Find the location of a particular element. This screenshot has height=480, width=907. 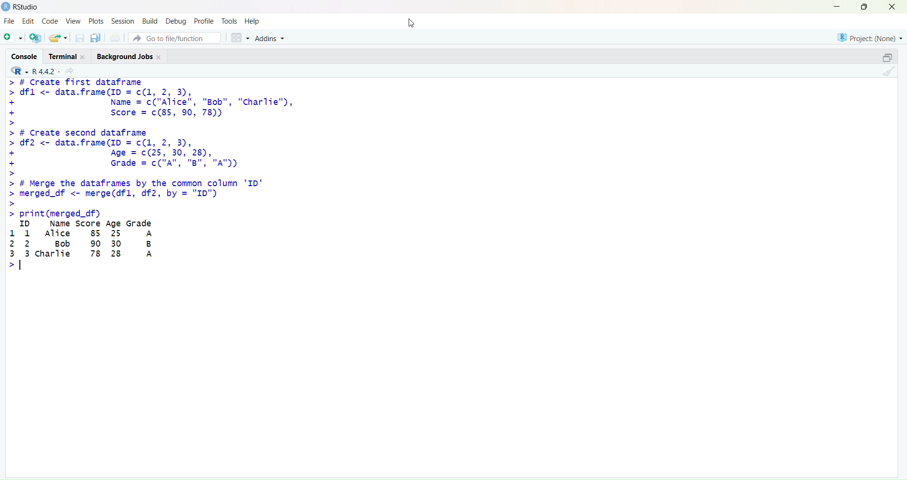

workspace panes is located at coordinates (240, 37).